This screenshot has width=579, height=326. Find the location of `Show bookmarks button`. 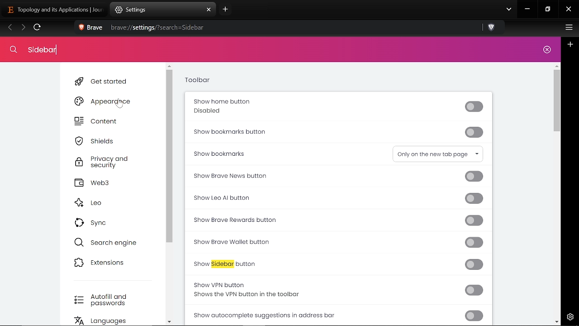

Show bookmarks button is located at coordinates (337, 133).